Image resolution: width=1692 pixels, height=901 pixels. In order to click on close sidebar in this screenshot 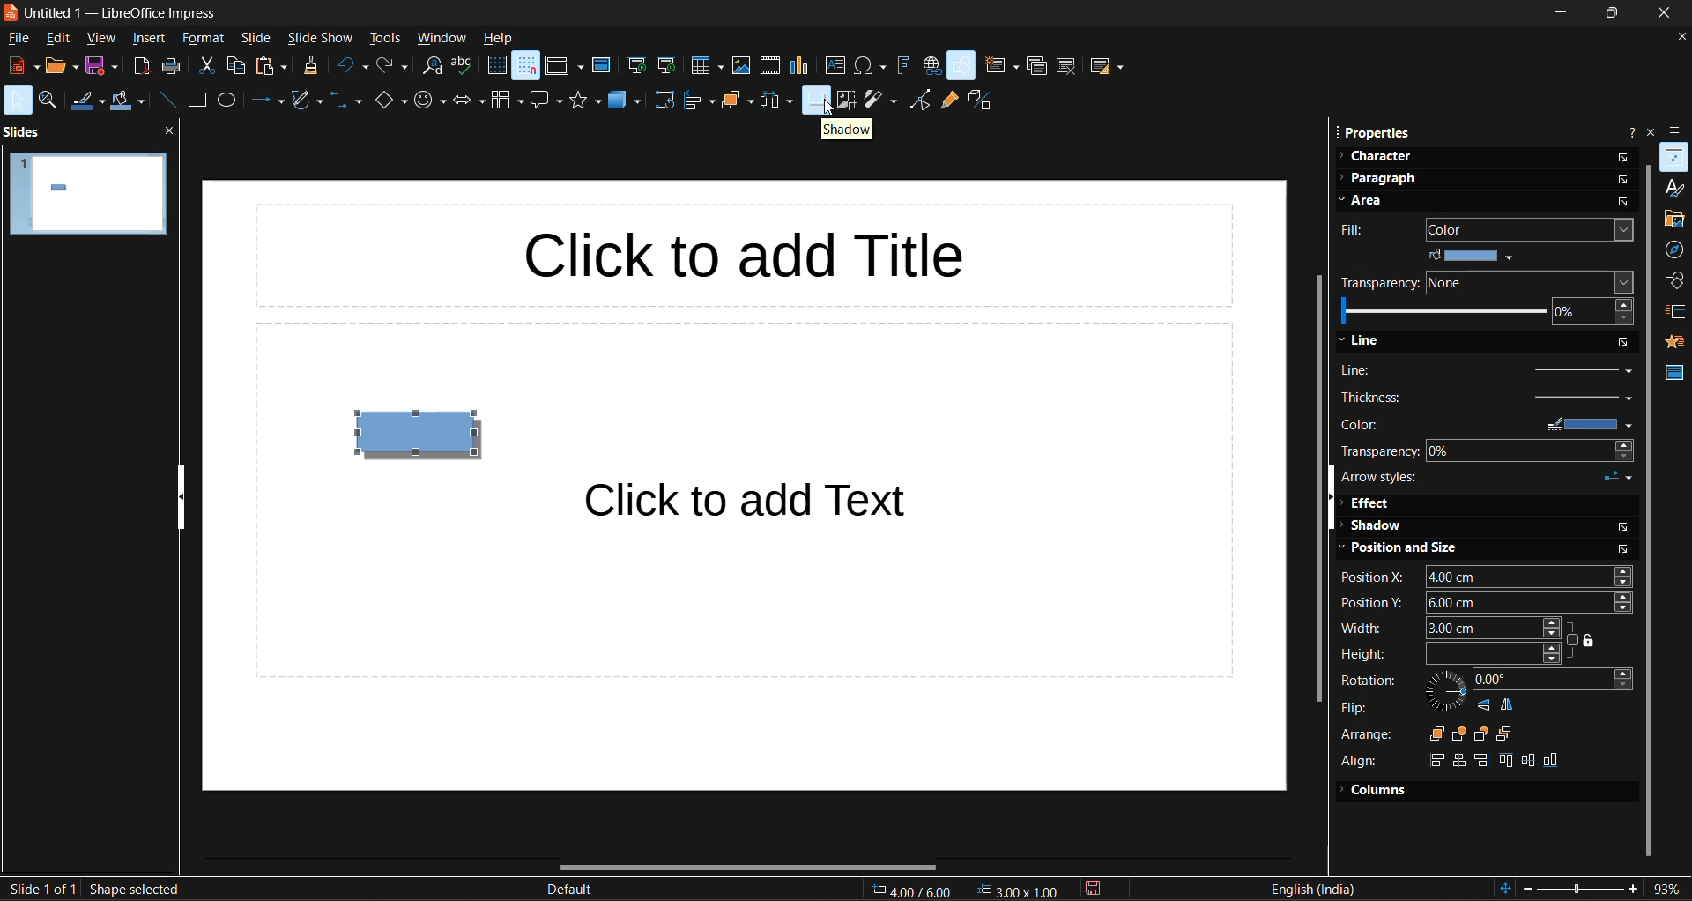, I will do `click(1653, 131)`.